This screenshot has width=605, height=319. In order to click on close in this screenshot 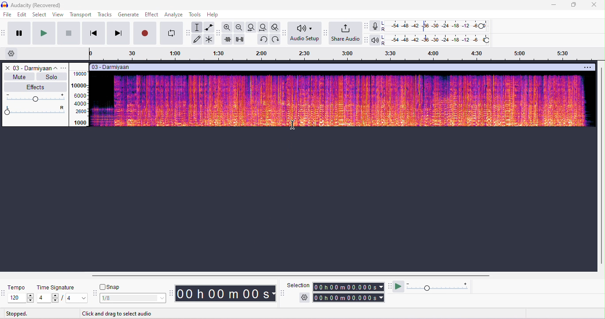, I will do `click(7, 68)`.